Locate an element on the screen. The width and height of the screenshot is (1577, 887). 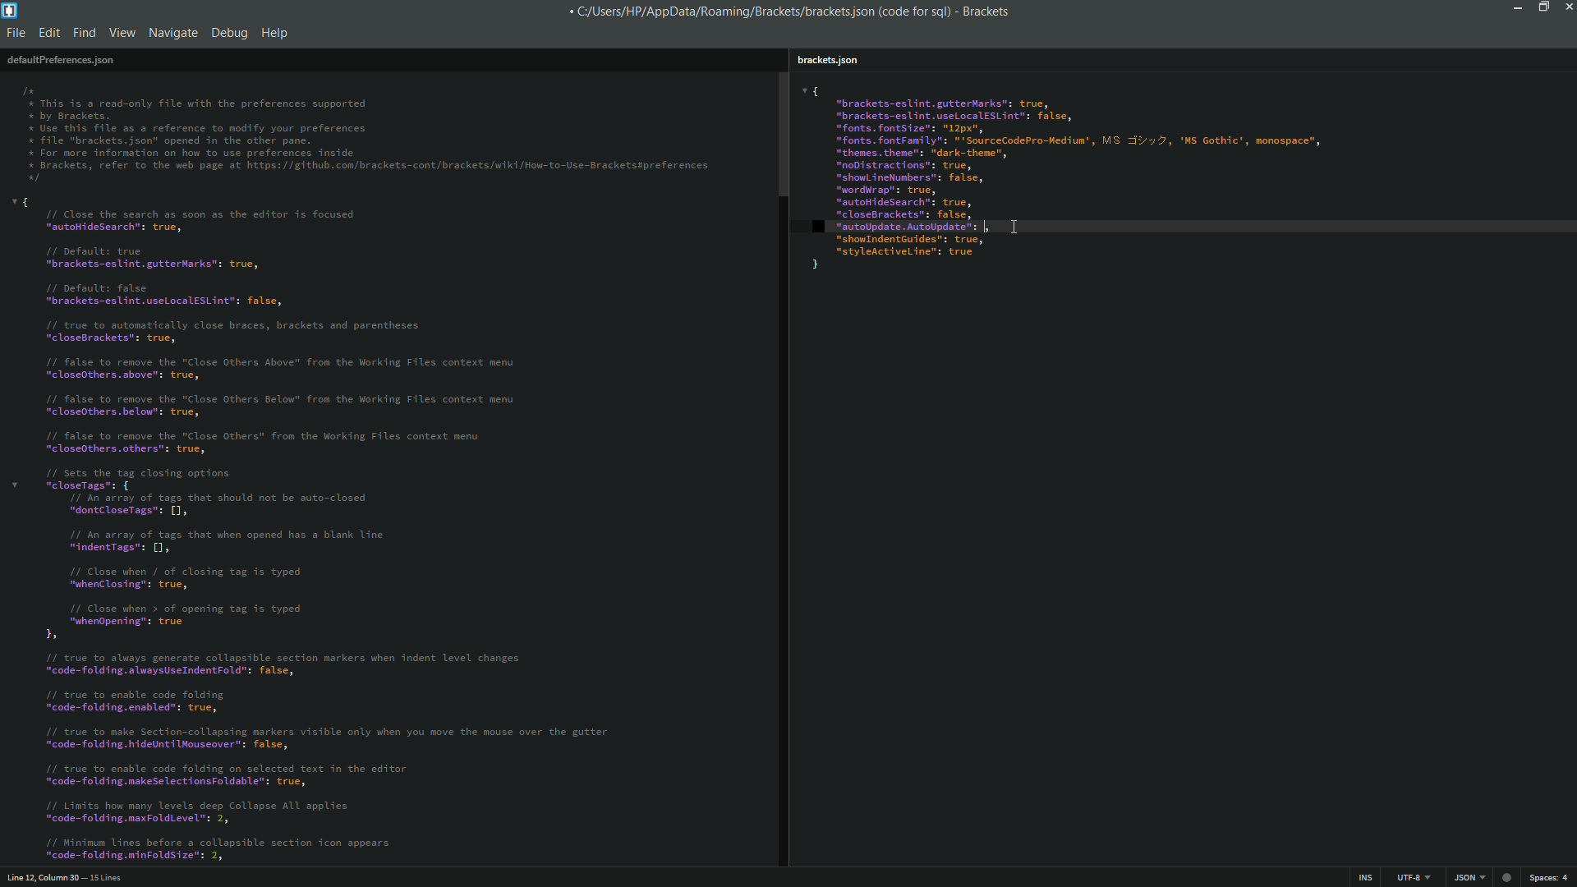
Ix

* This is a read-only file with the preferences supported

* by Brackets.

* Use this file as a reference to modify your preferences

* file "brackets.json" opened in the other pane.

* For more information on how to use preferences inside

* Brackets, refer to the web page at https: //github.con/brackets-cont/brackets/wiki/How-to-Use-Bracketsspreferences
*/ is located at coordinates (368, 131).